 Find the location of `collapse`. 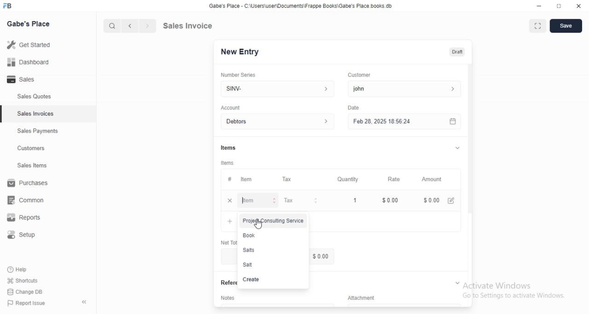

collapse is located at coordinates (456, 148).